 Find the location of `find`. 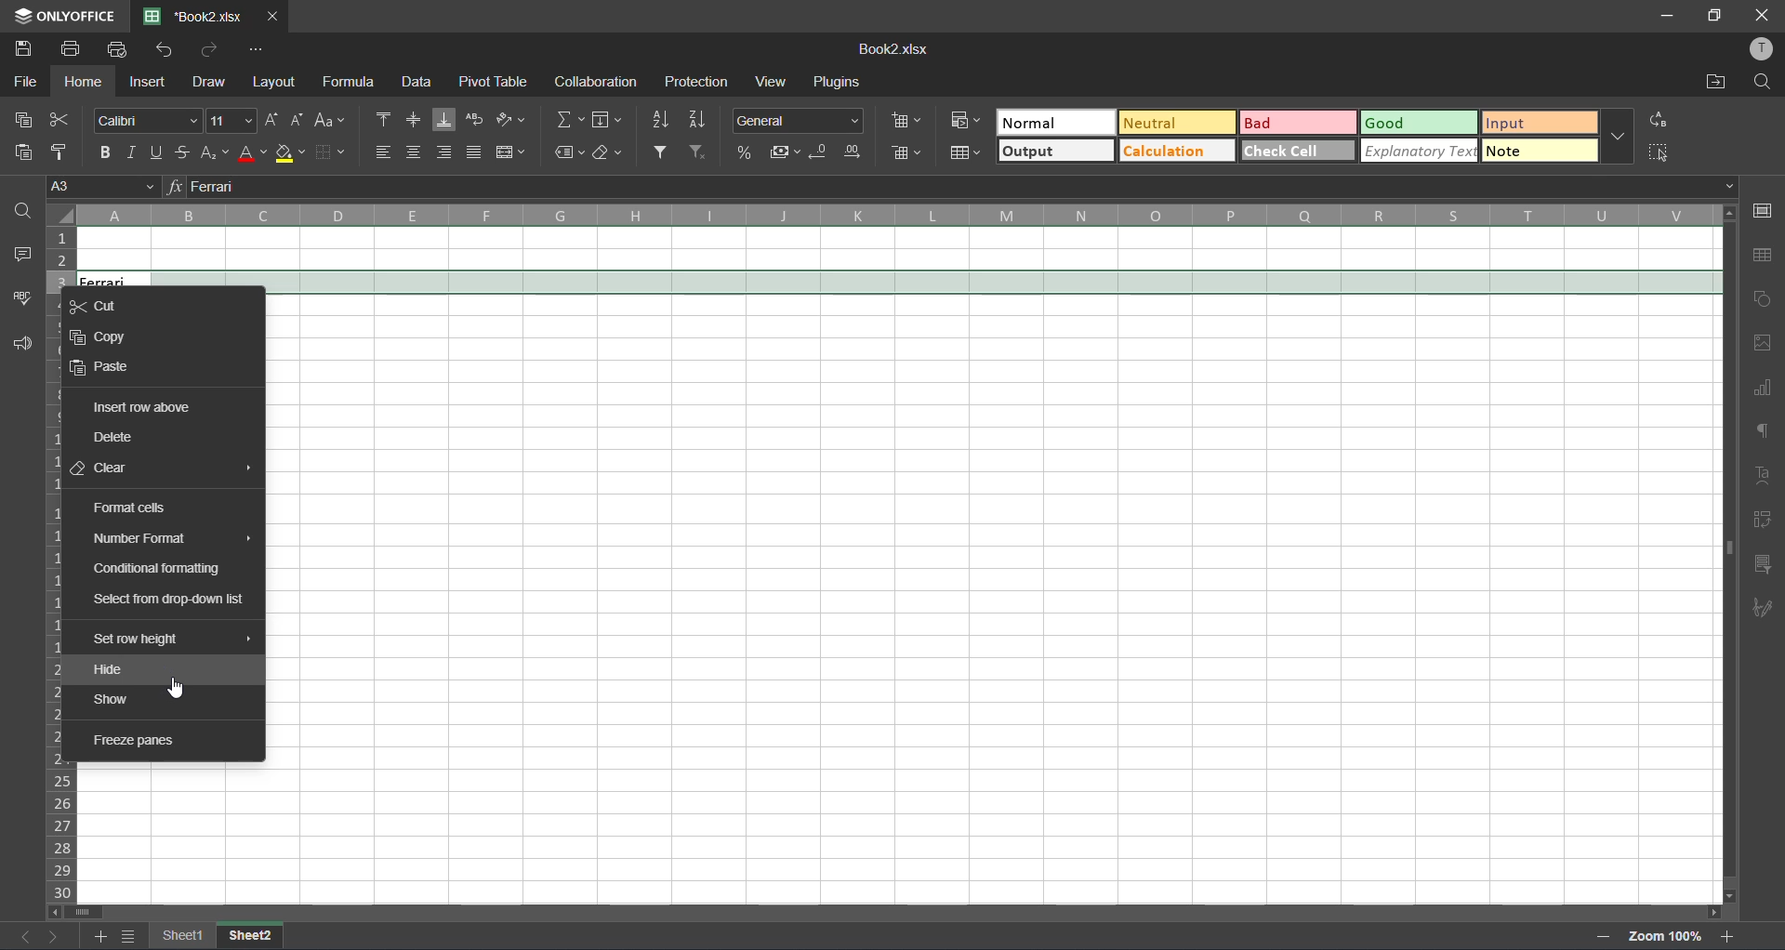

find is located at coordinates (1762, 83).